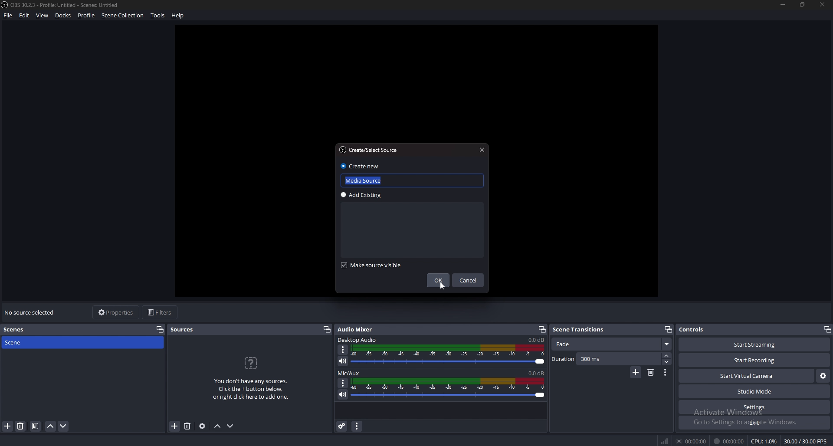  What do you see at coordinates (21, 426) in the screenshot?
I see `delete scene` at bounding box center [21, 426].